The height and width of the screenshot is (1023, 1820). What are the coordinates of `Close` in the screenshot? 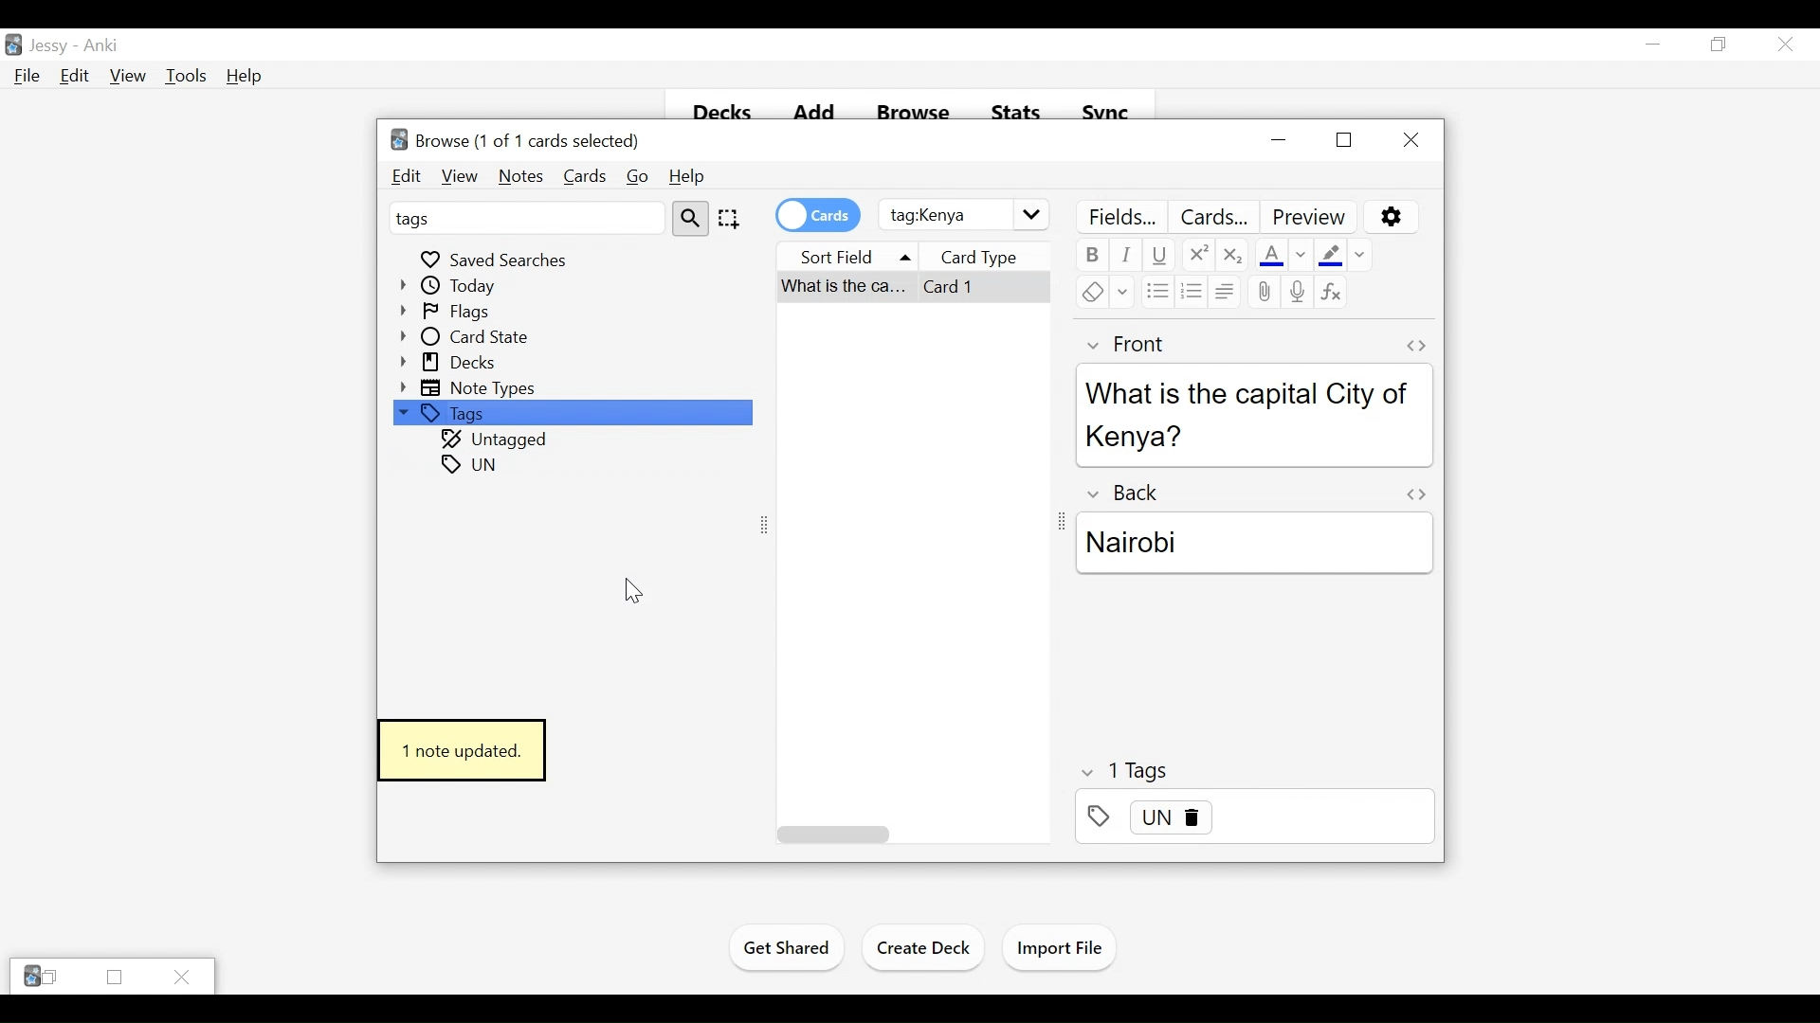 It's located at (183, 976).